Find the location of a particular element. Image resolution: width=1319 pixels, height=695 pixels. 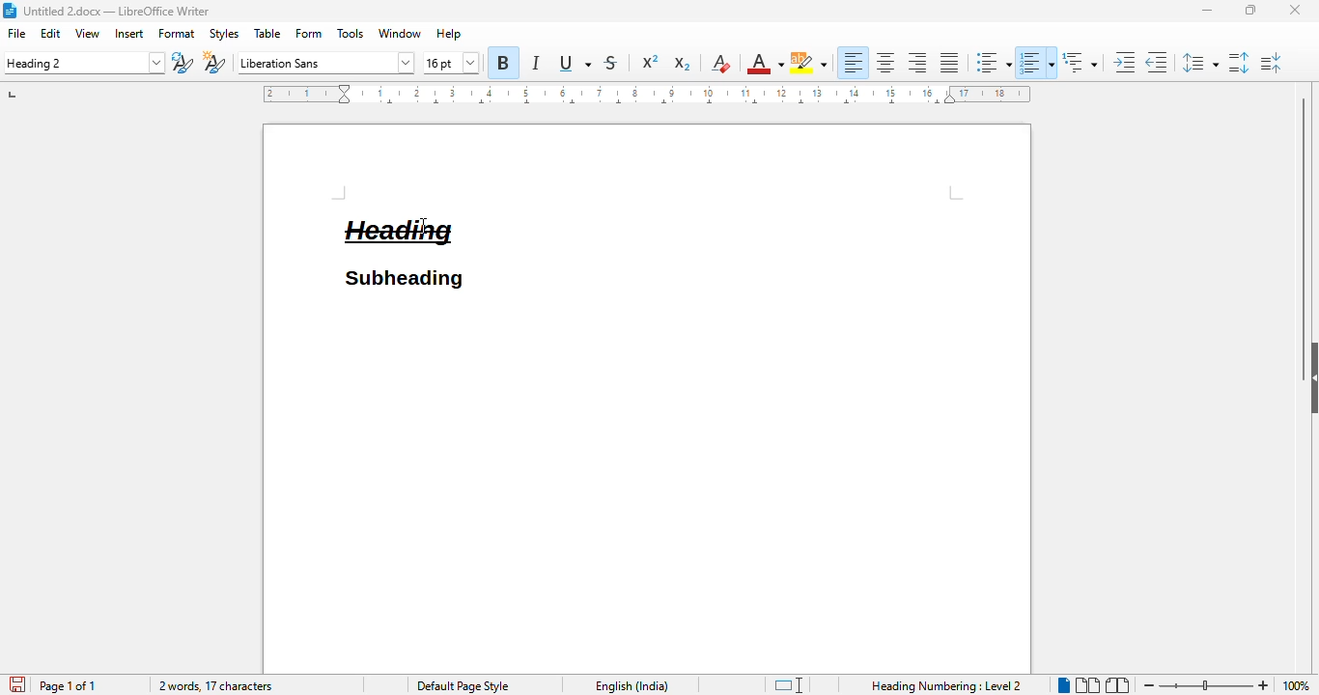

text language is located at coordinates (631, 686).